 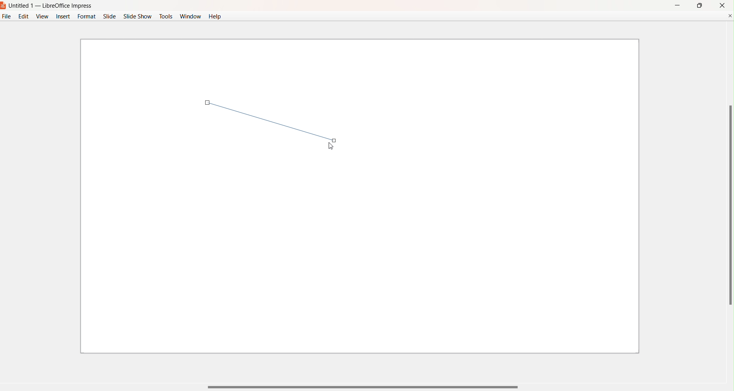 I want to click on Edit, so click(x=23, y=16).